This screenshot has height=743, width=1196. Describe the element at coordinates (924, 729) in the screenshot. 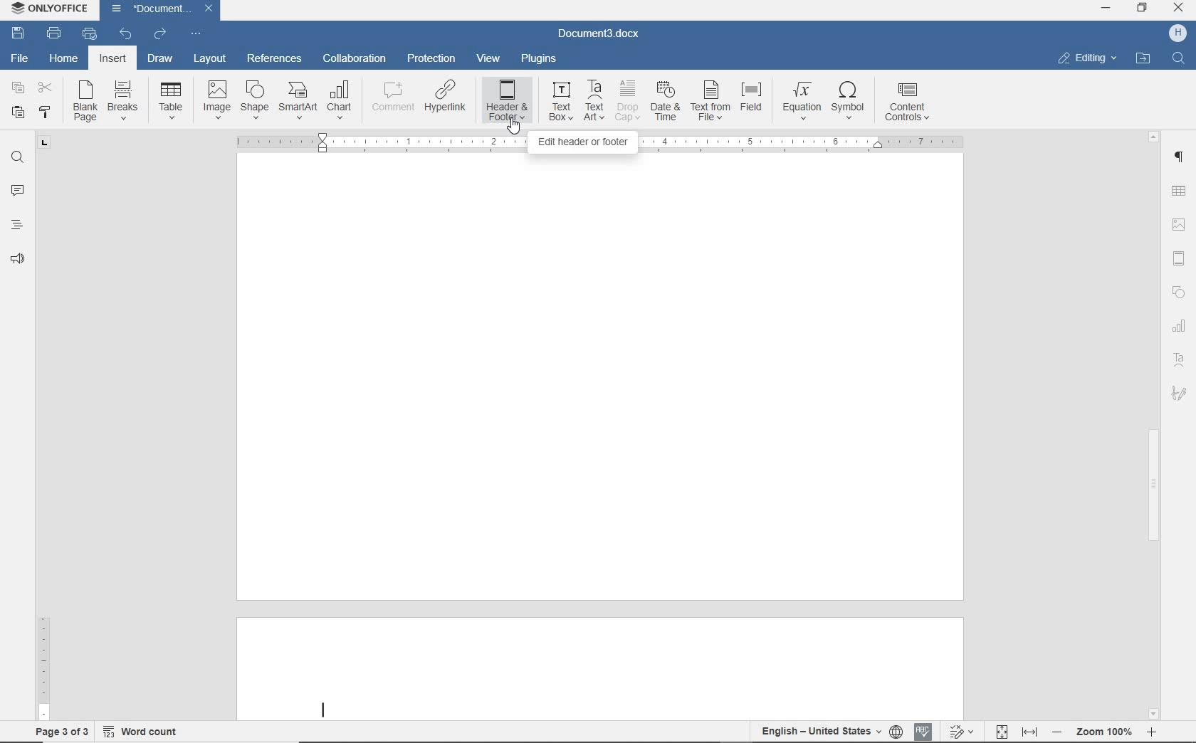

I see `Spell check` at that location.